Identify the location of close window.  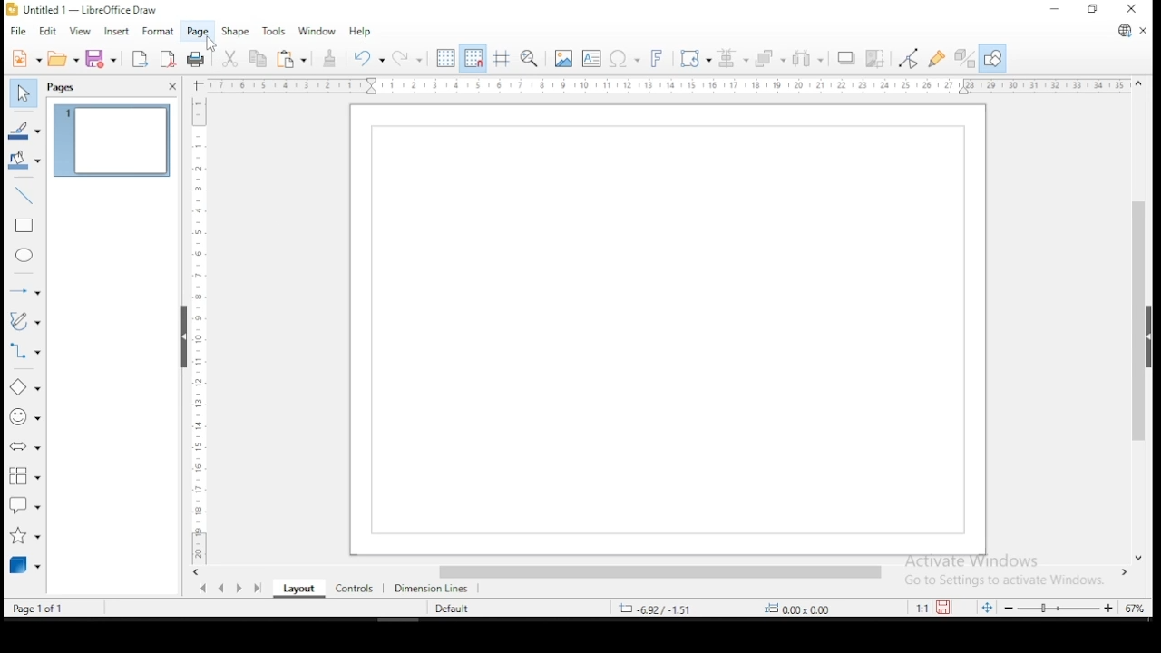
(1134, 11).